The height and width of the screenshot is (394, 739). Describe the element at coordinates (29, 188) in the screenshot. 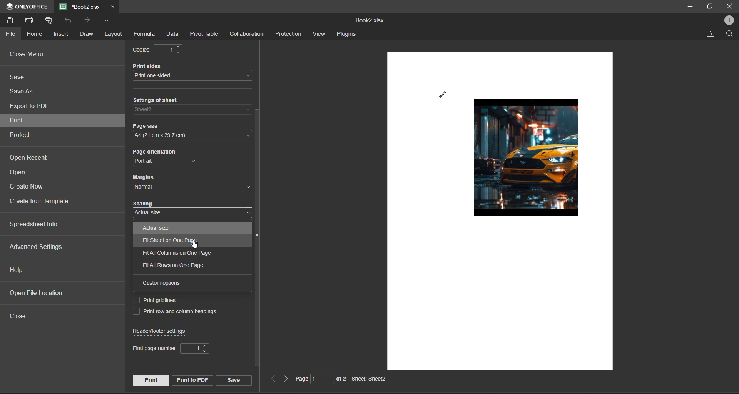

I see `create new` at that location.